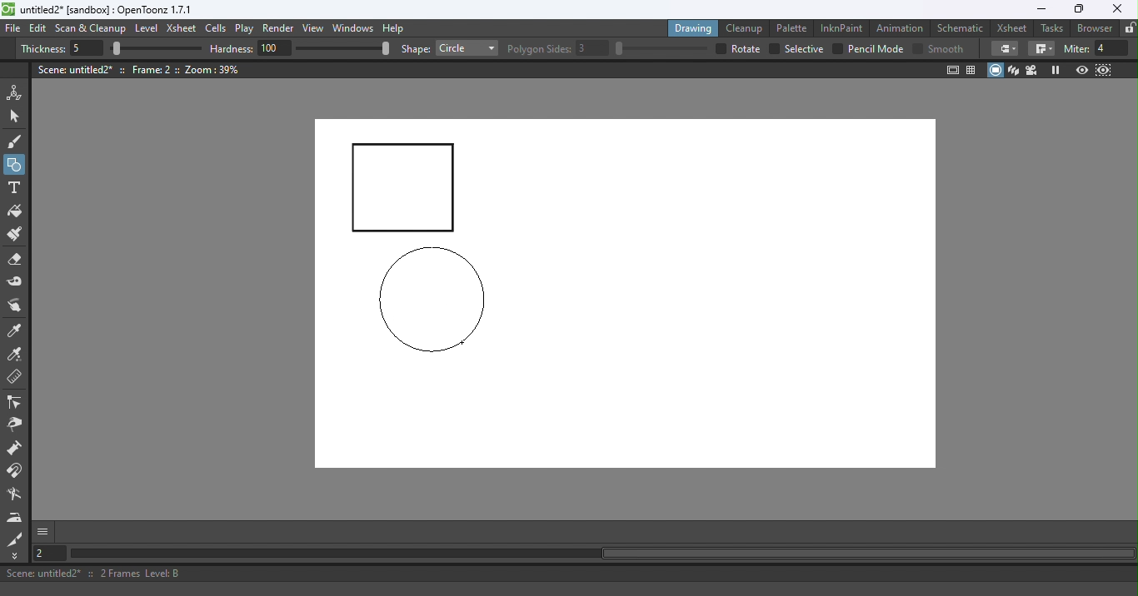  Describe the element at coordinates (18, 141) in the screenshot. I see `Brush tool` at that location.